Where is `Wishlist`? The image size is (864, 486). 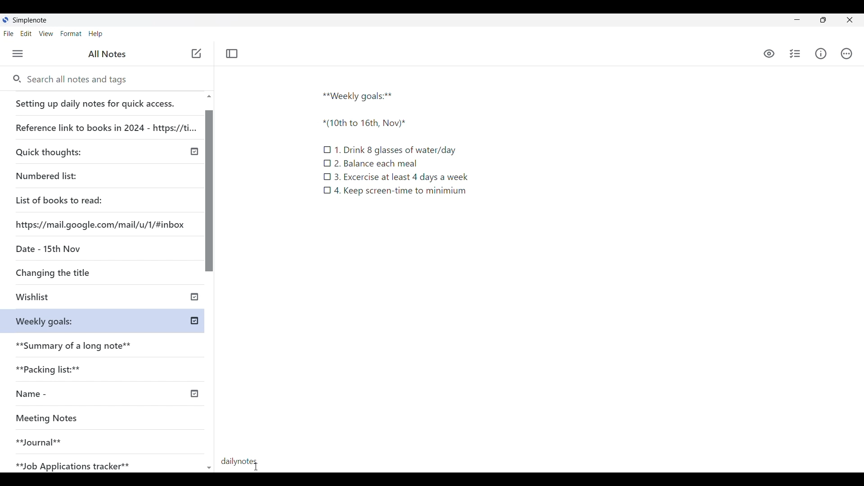 Wishlist is located at coordinates (75, 298).